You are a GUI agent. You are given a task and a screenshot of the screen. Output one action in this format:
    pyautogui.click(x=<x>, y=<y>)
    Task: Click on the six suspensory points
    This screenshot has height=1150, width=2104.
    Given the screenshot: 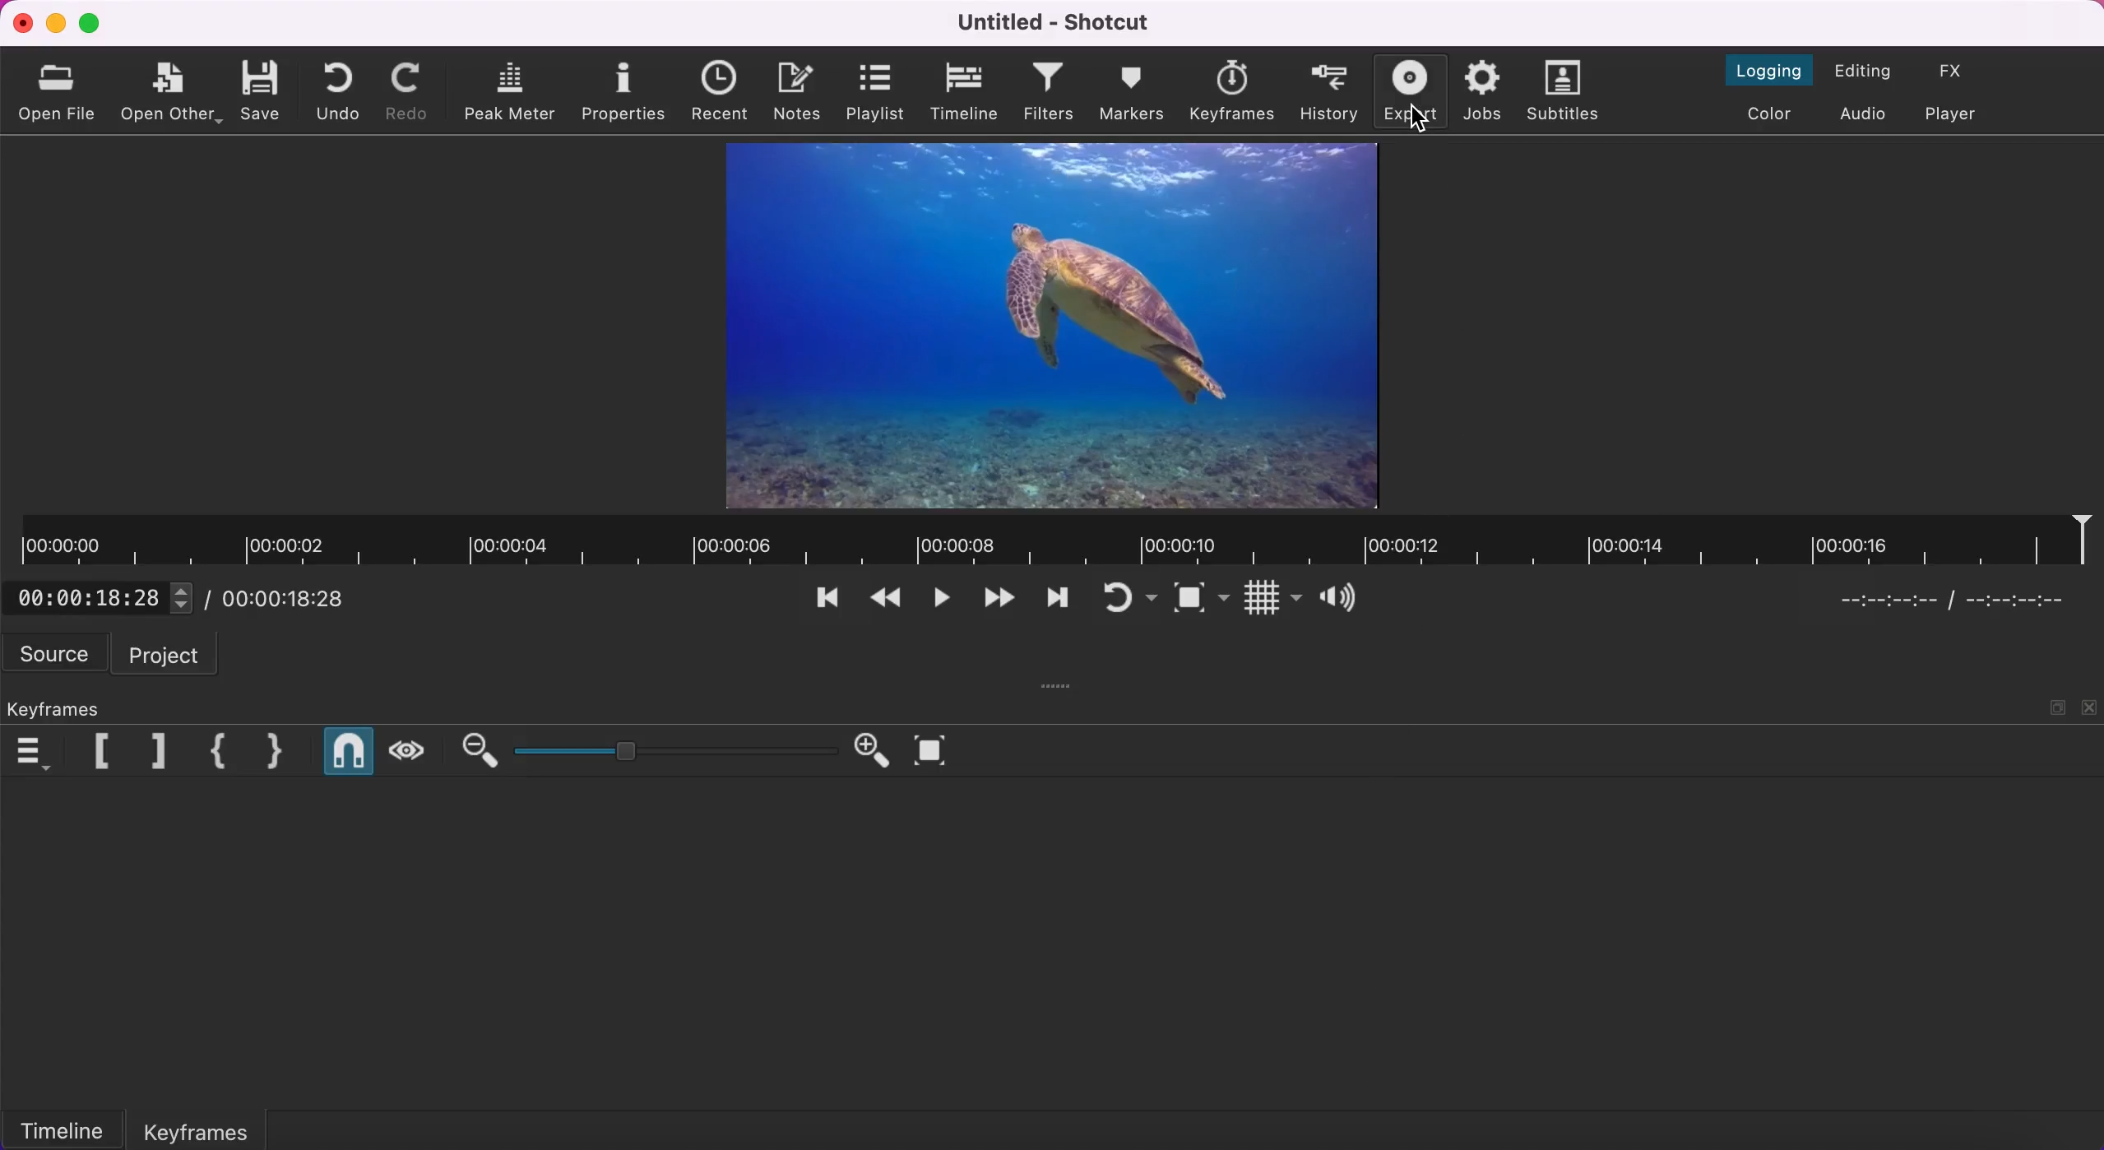 What is the action you would take?
    pyautogui.click(x=1059, y=688)
    